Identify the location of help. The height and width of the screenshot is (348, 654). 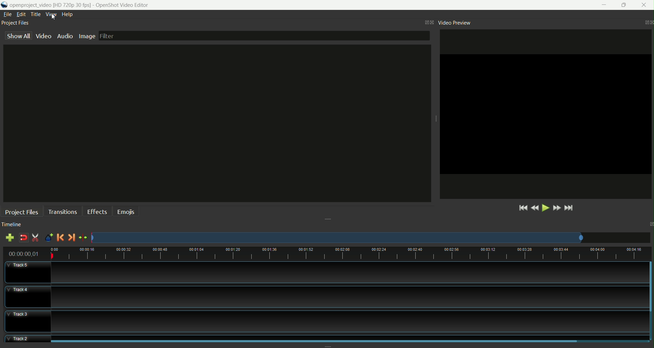
(68, 15).